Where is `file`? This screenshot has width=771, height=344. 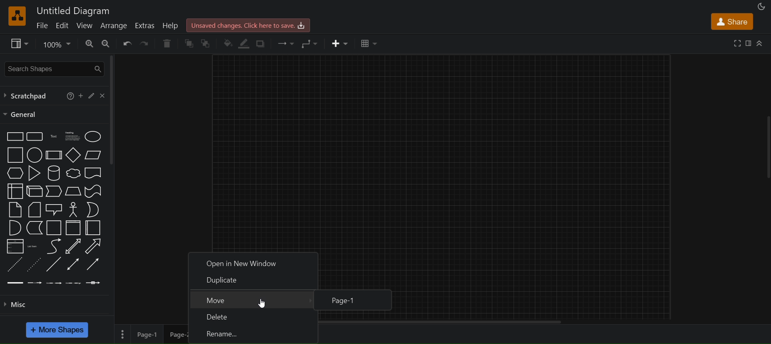
file is located at coordinates (42, 26).